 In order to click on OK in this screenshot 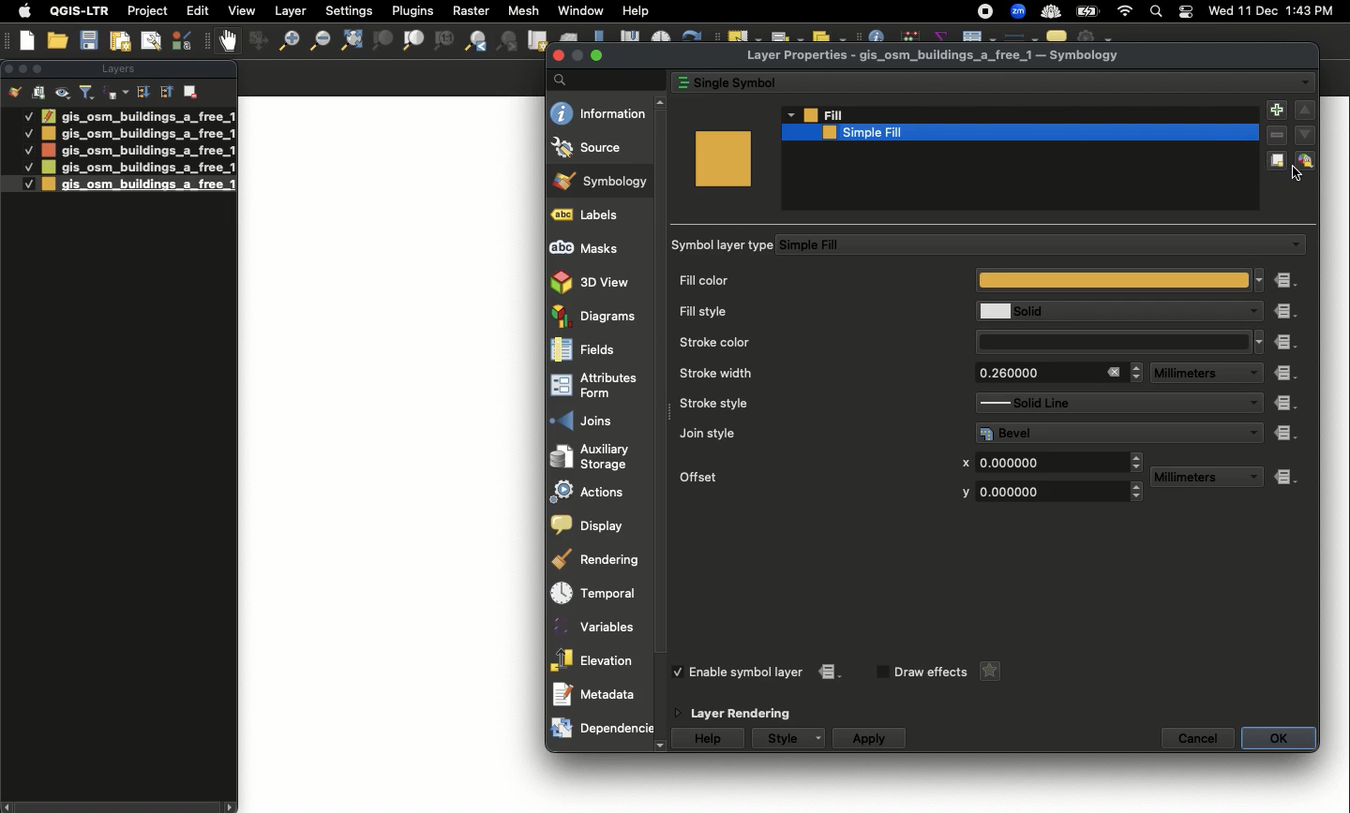, I will do `click(1279, 738)`.